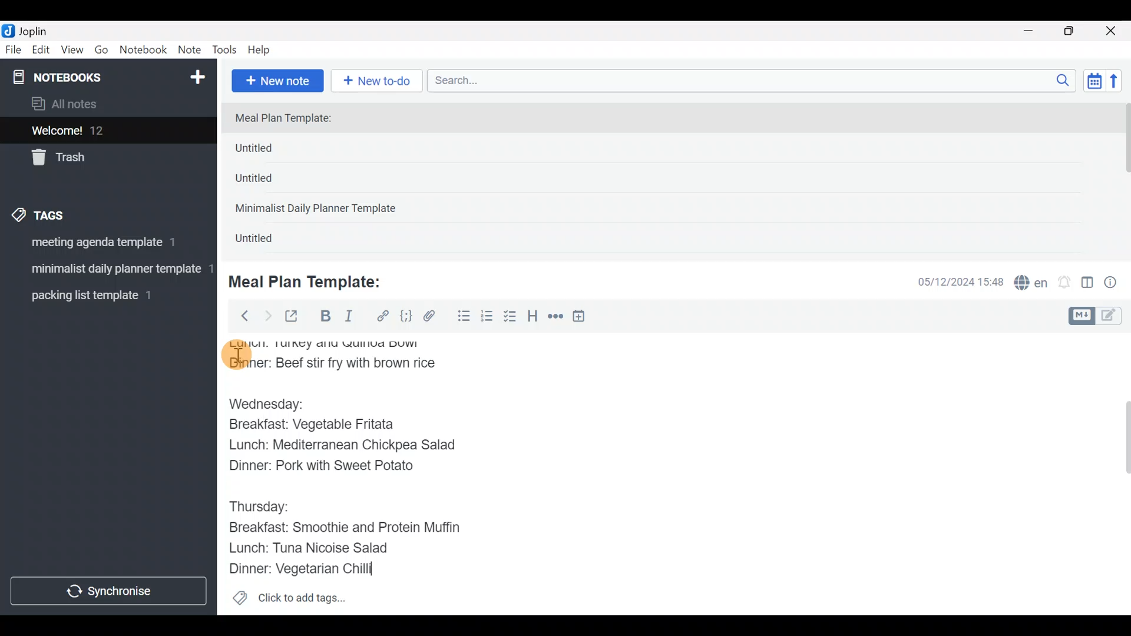  I want to click on Dinner: Vegetarian Chilli, so click(312, 567).